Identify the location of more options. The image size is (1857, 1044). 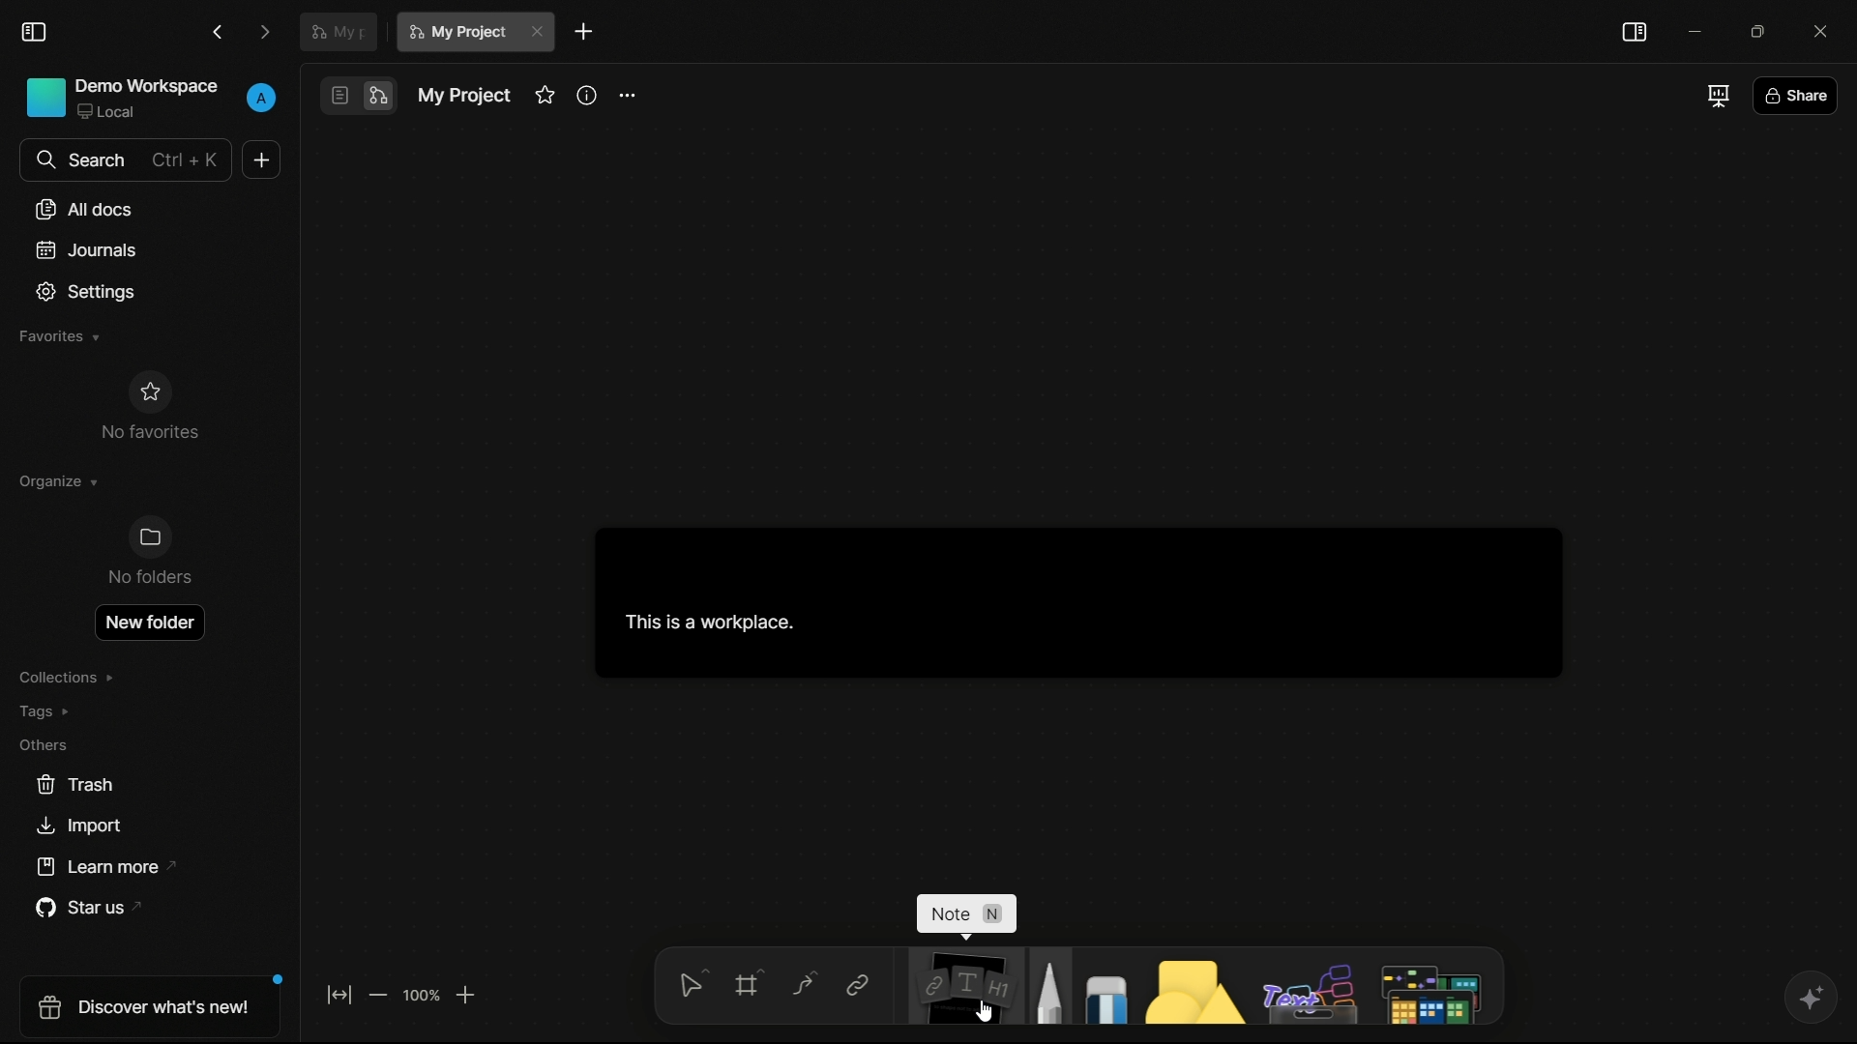
(628, 95).